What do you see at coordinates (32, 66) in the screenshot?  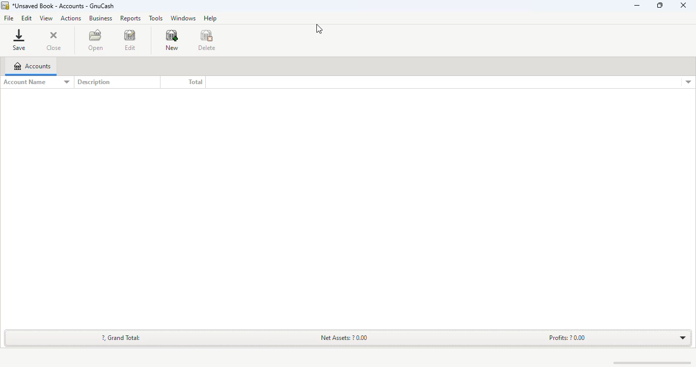 I see `accounts` at bounding box center [32, 66].